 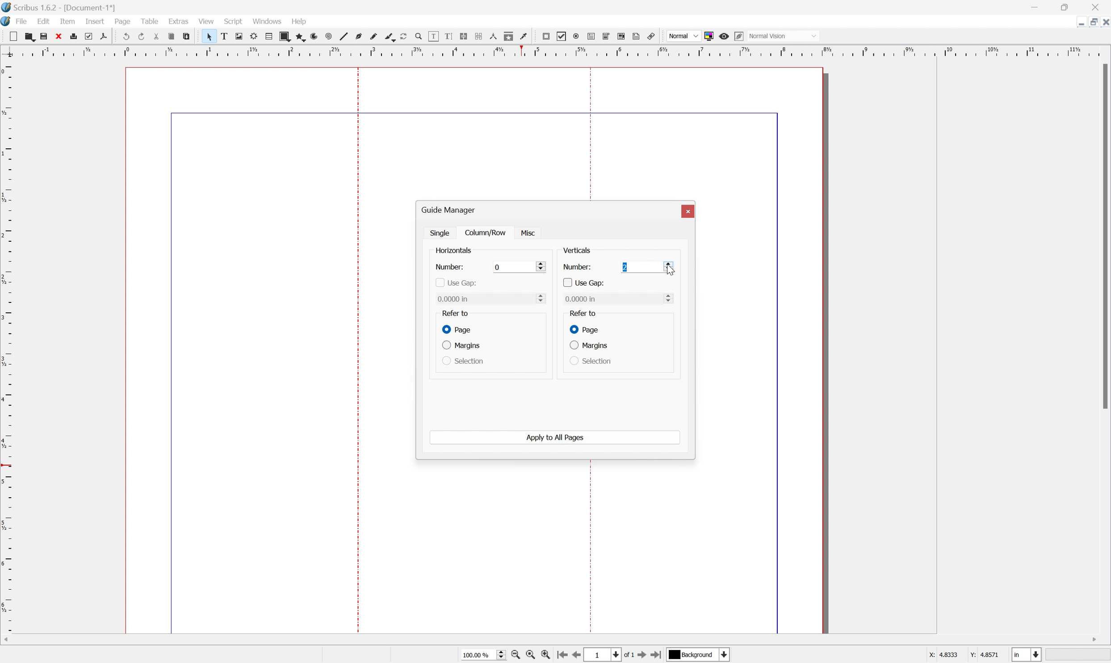 What do you see at coordinates (530, 655) in the screenshot?
I see `zoom out` at bounding box center [530, 655].